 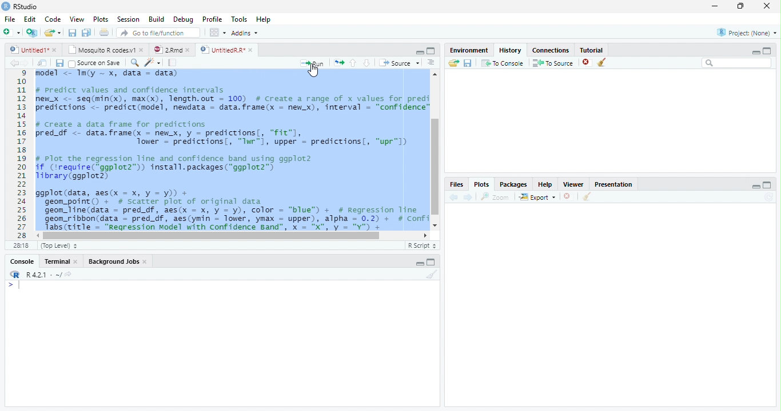 I want to click on Load workspace, so click(x=453, y=65).